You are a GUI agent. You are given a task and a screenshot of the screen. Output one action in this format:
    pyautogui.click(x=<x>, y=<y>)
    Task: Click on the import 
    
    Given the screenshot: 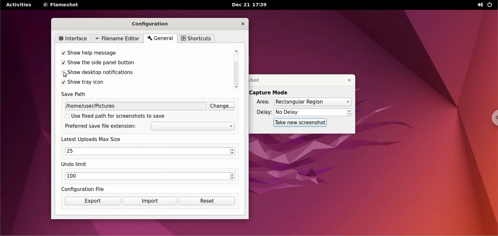 What is the action you would take?
    pyautogui.click(x=150, y=201)
    